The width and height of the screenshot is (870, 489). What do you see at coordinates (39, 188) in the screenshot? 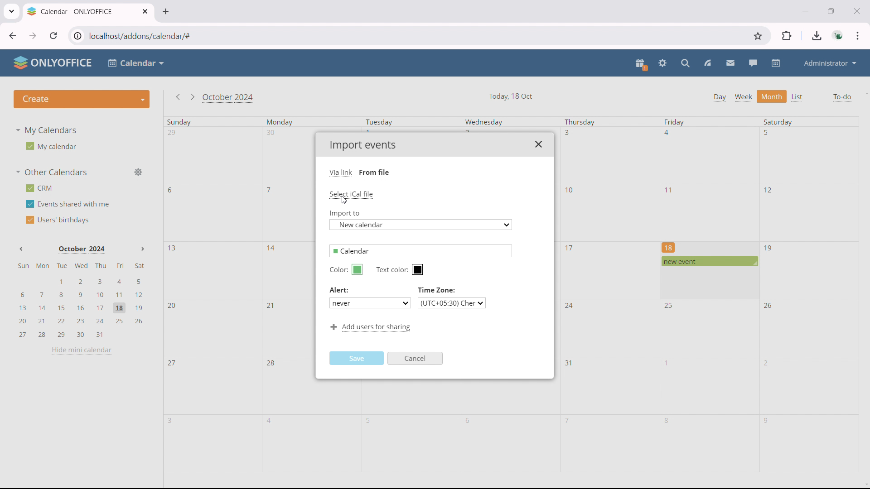
I see `crm` at bounding box center [39, 188].